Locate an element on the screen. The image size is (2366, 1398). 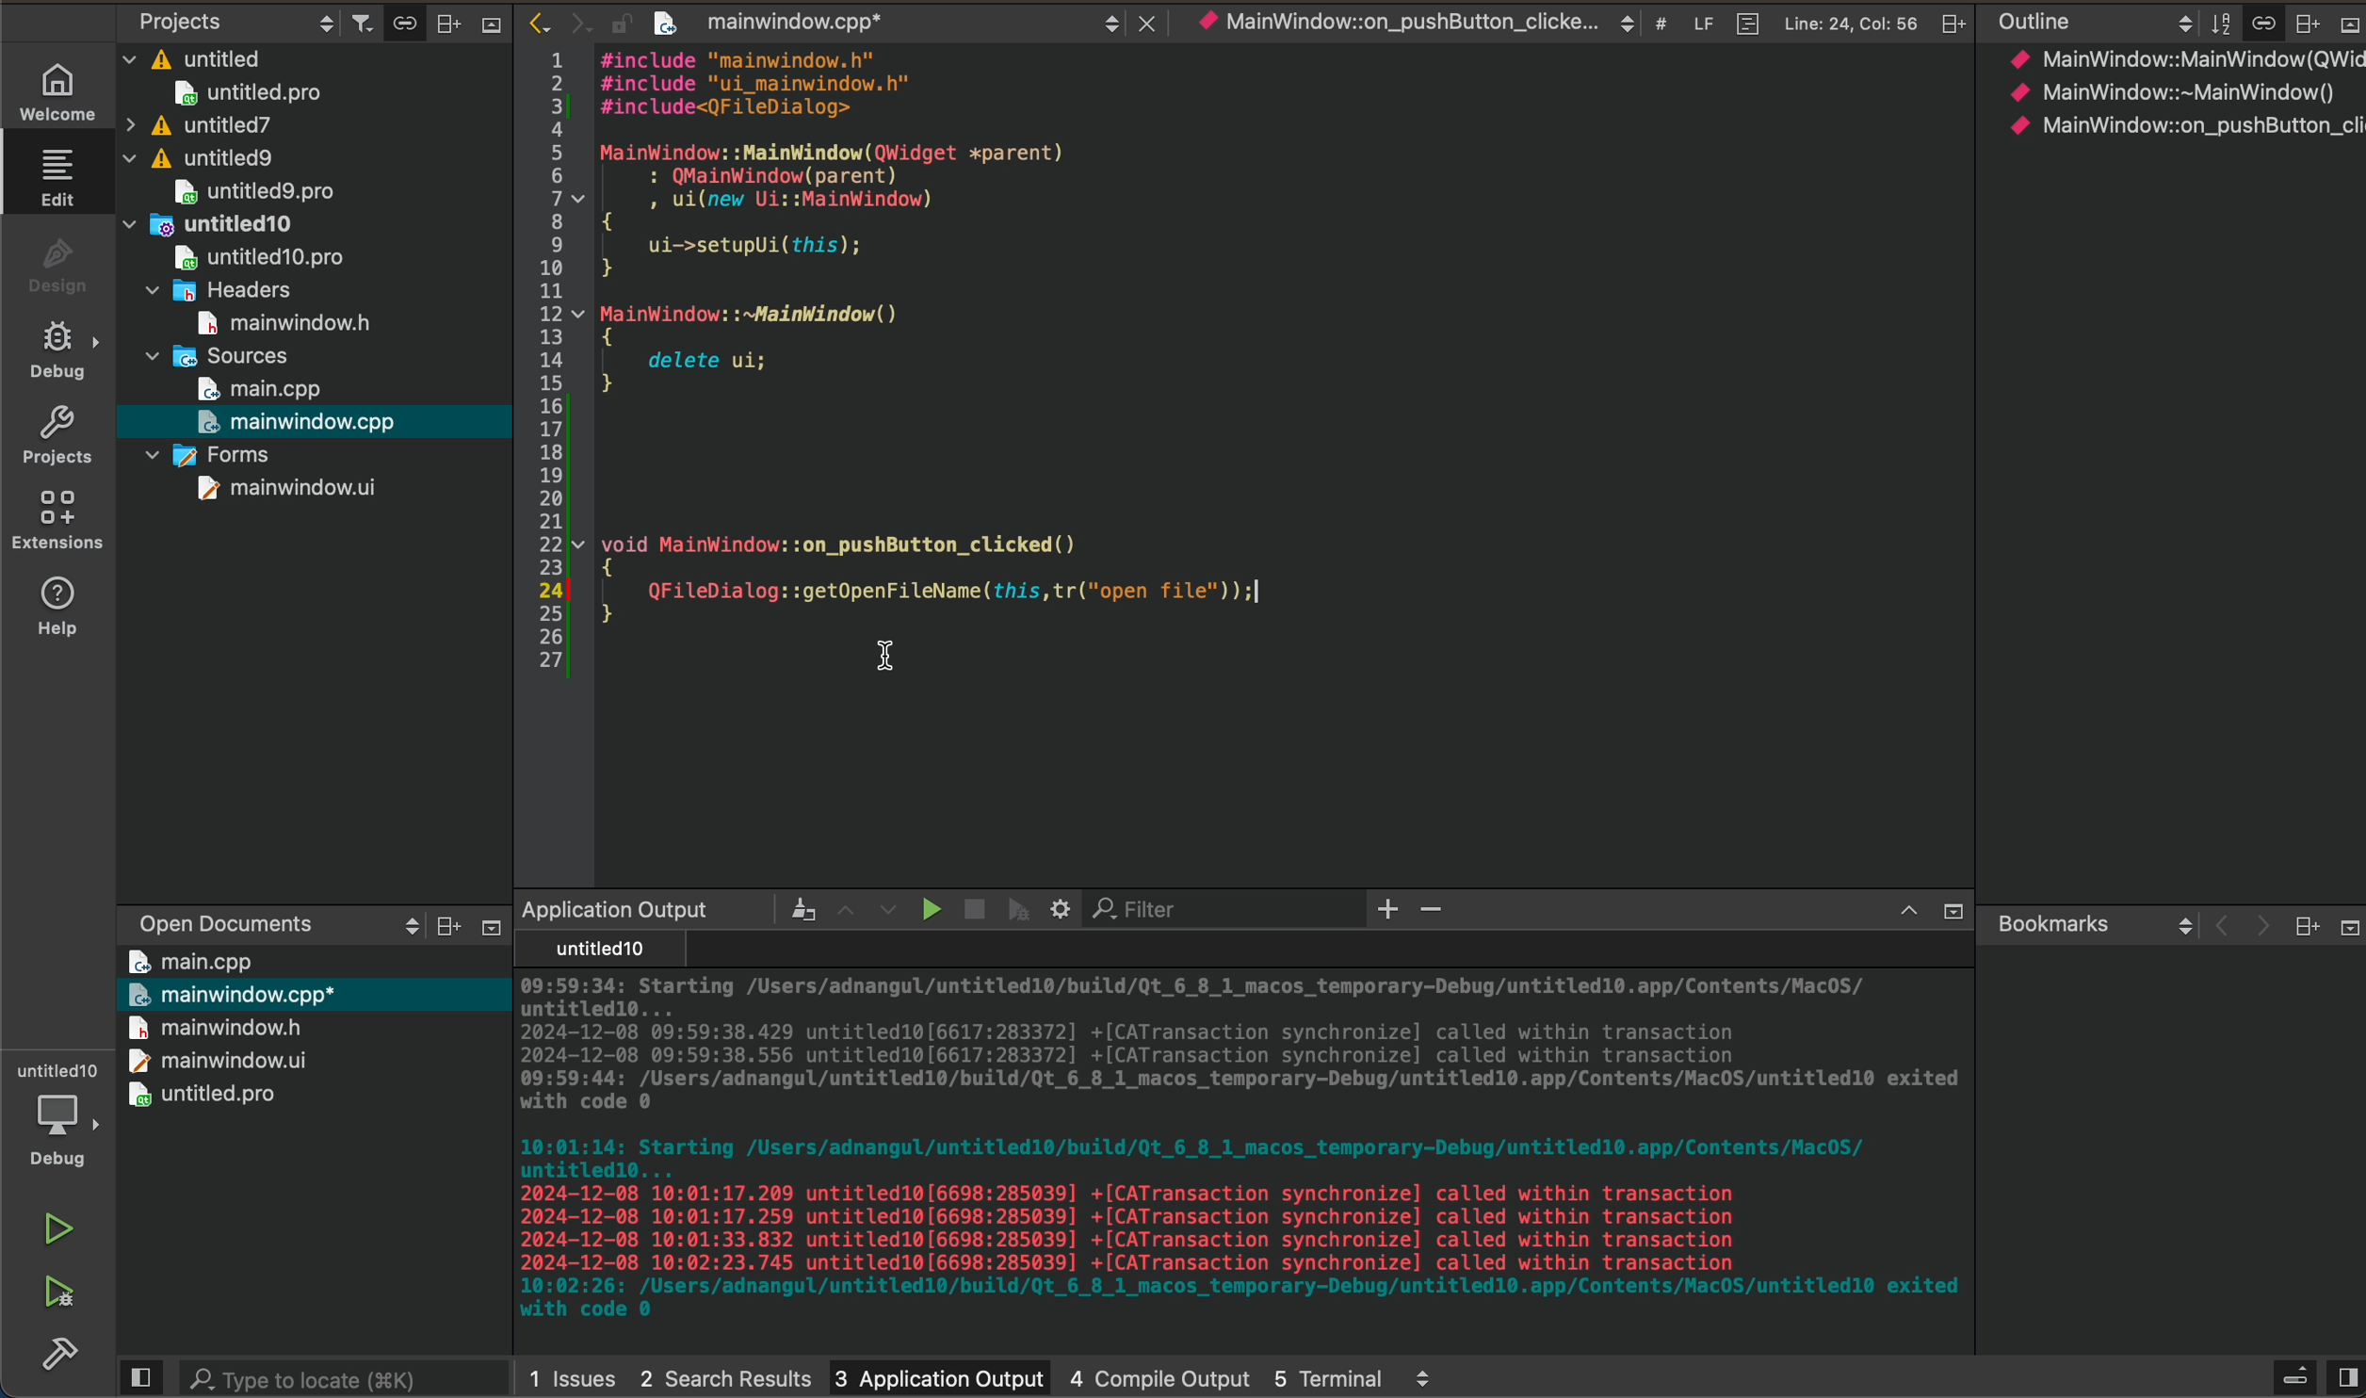
 is located at coordinates (488, 30).